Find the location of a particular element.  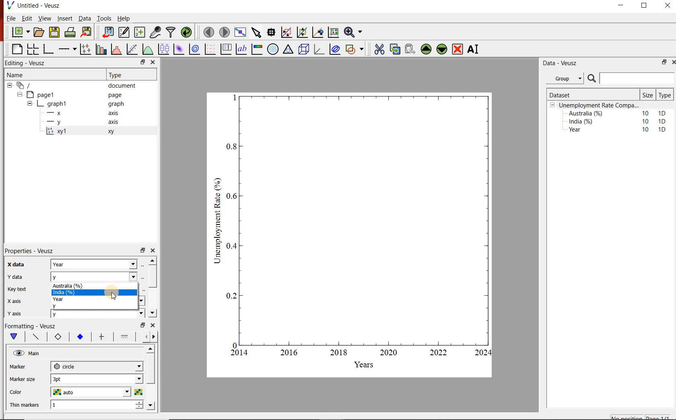

marker fill  is located at coordinates (80, 337).